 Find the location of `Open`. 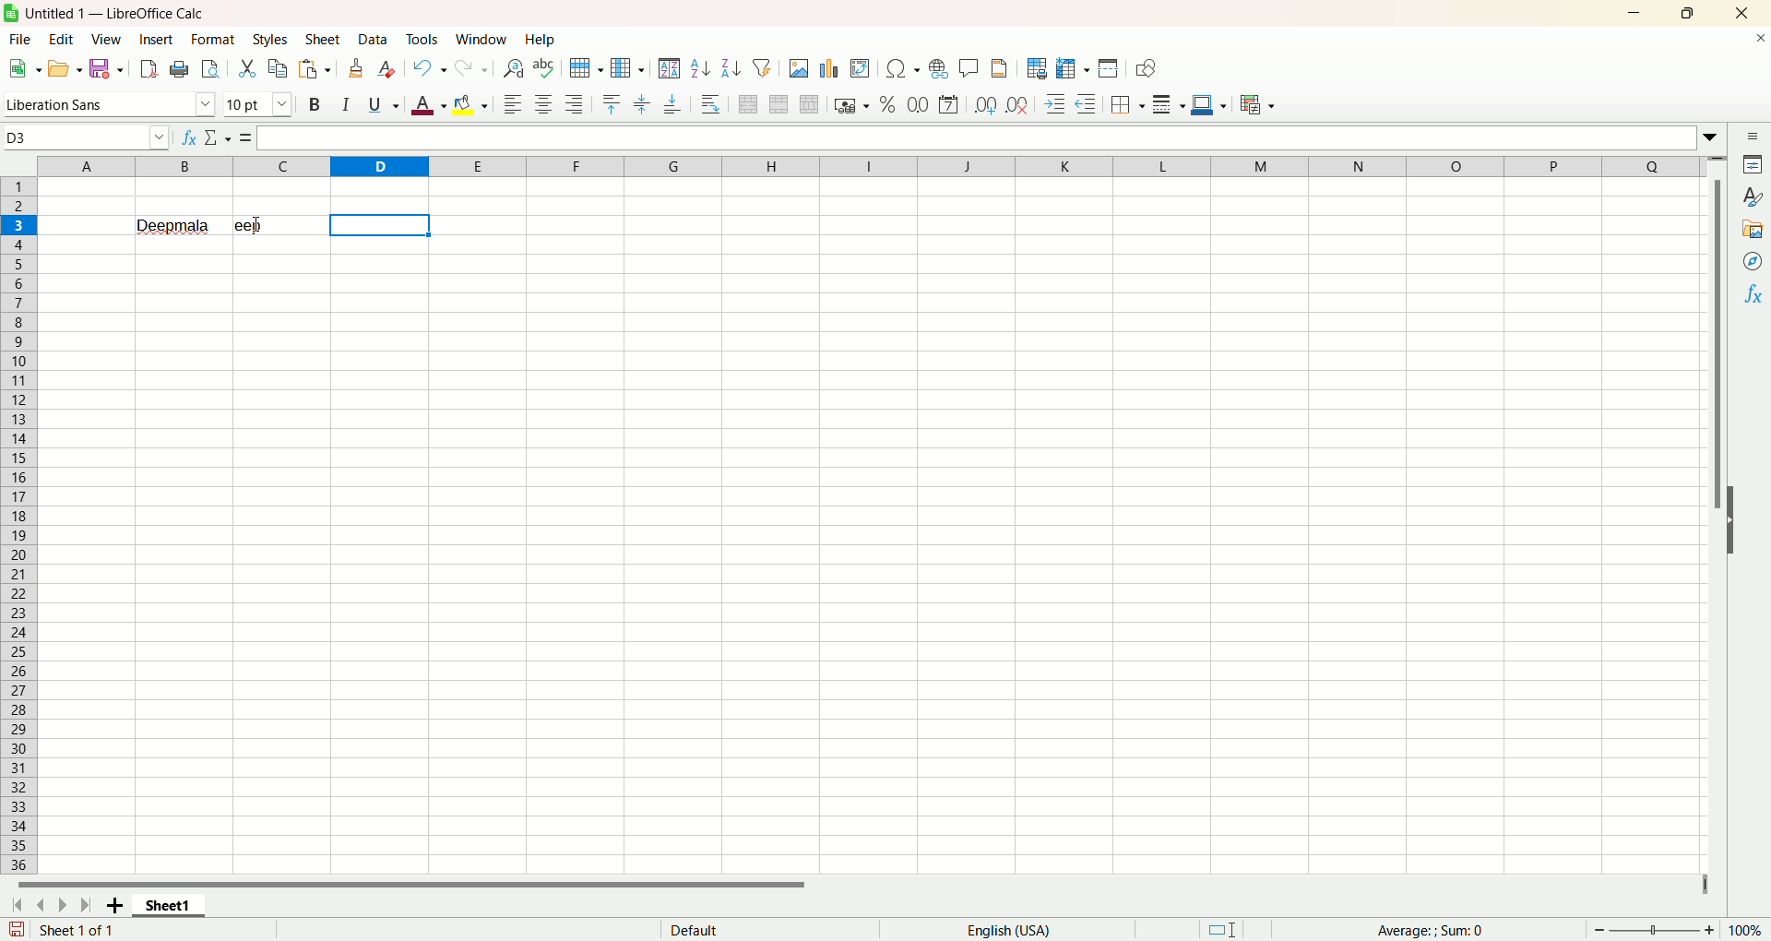

Open is located at coordinates (67, 67).